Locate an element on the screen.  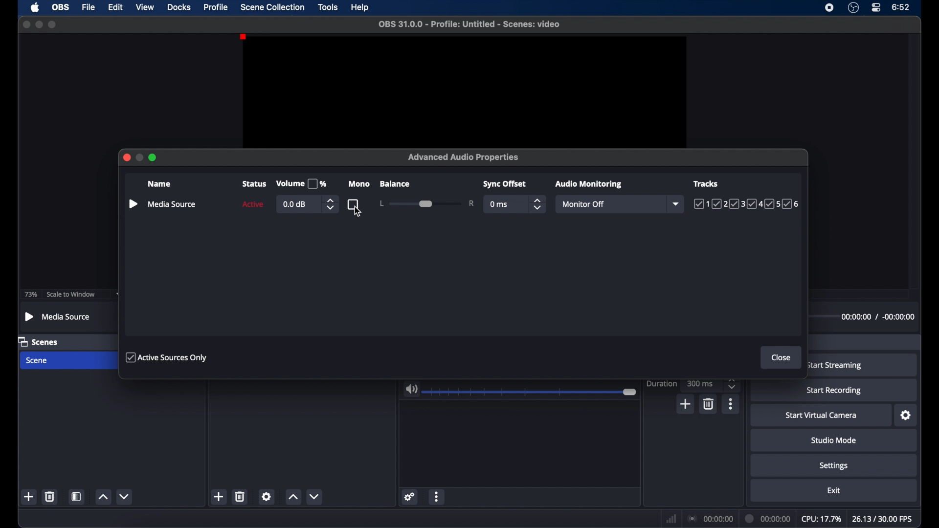
profile is located at coordinates (216, 7).